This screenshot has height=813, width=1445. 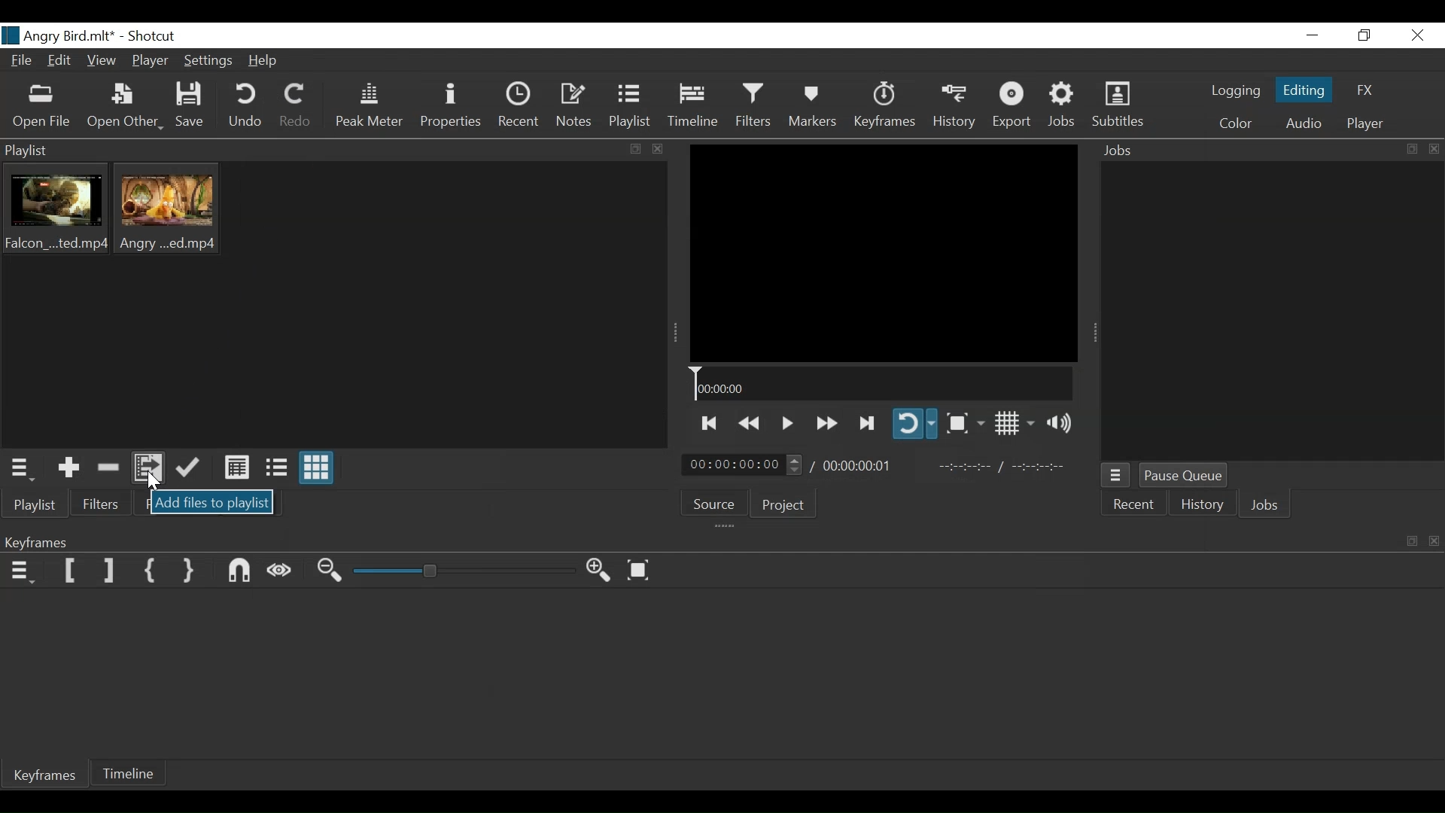 I want to click on View as icon, so click(x=317, y=469).